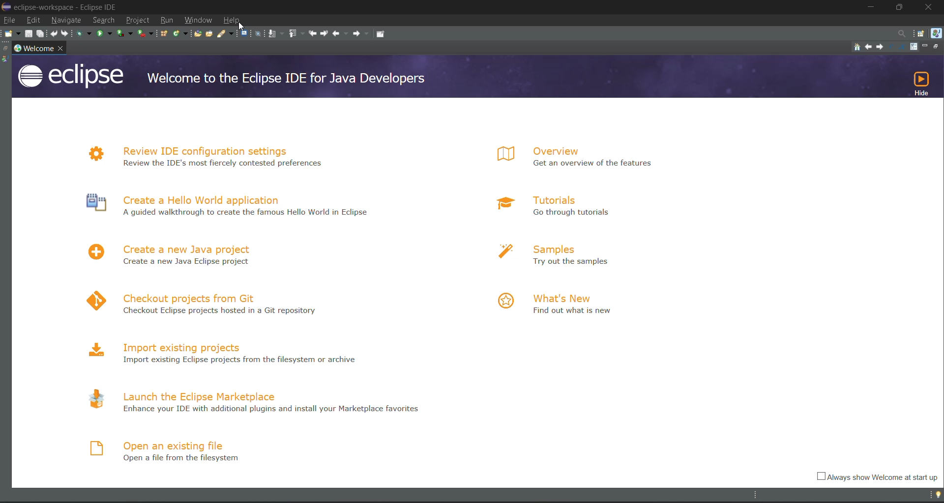 This screenshot has height=503, width=944. I want to click on maximize, so click(901, 9).